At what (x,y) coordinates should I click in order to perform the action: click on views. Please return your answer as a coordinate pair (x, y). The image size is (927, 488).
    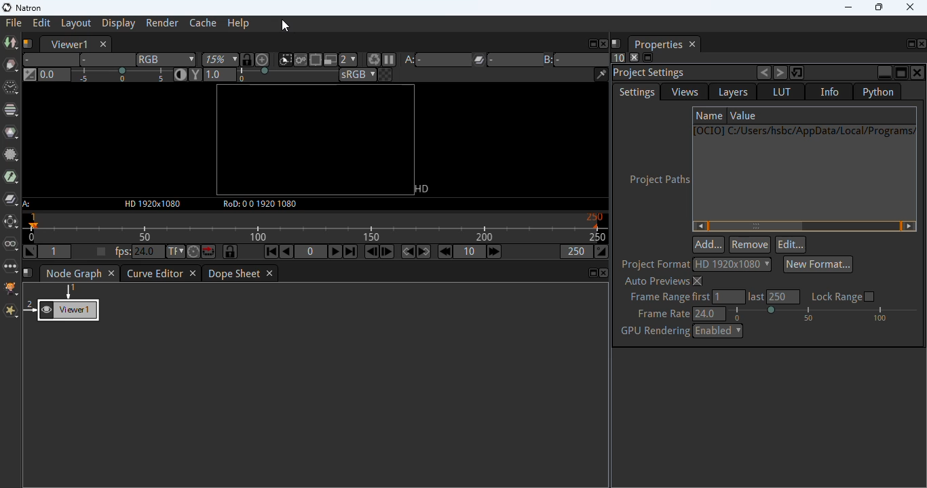
    Looking at the image, I should click on (10, 243).